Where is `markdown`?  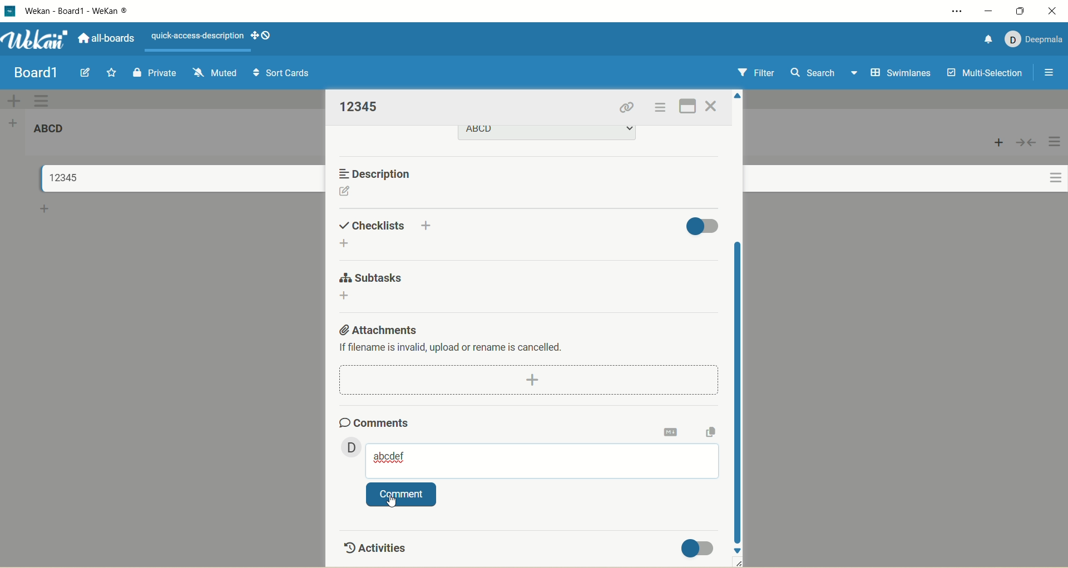 markdown is located at coordinates (671, 430).